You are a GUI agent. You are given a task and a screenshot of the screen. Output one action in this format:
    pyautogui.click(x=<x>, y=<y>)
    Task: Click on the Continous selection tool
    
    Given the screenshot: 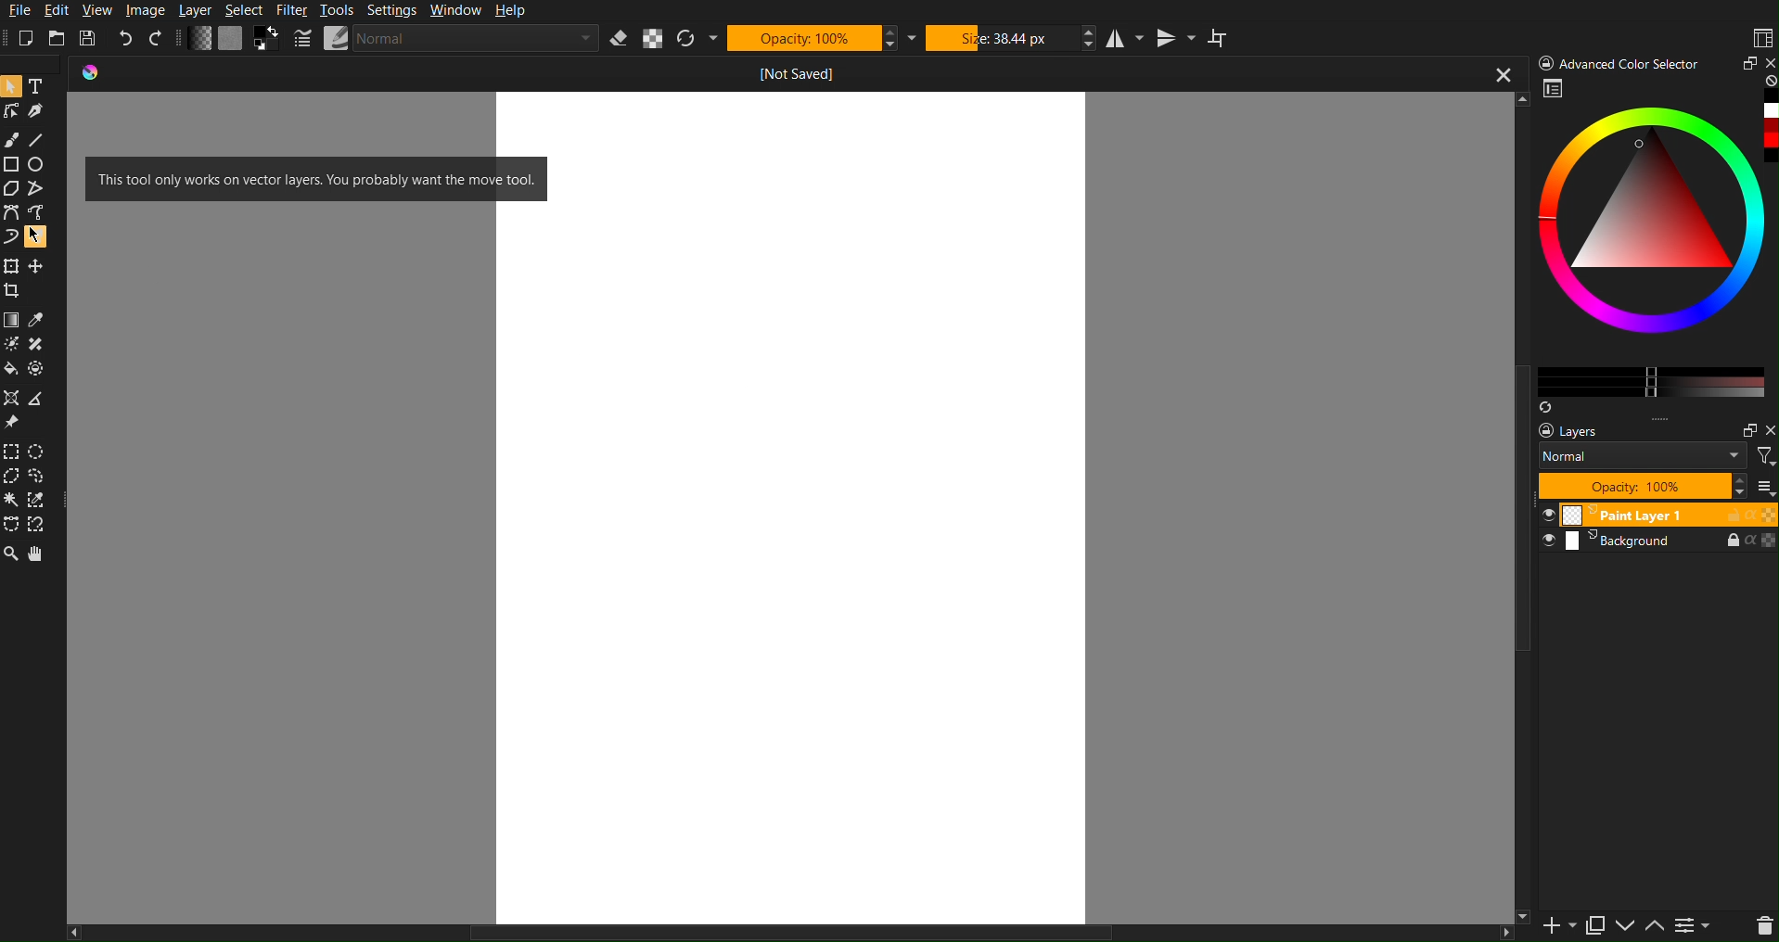 What is the action you would take?
    pyautogui.click(x=12, y=500)
    